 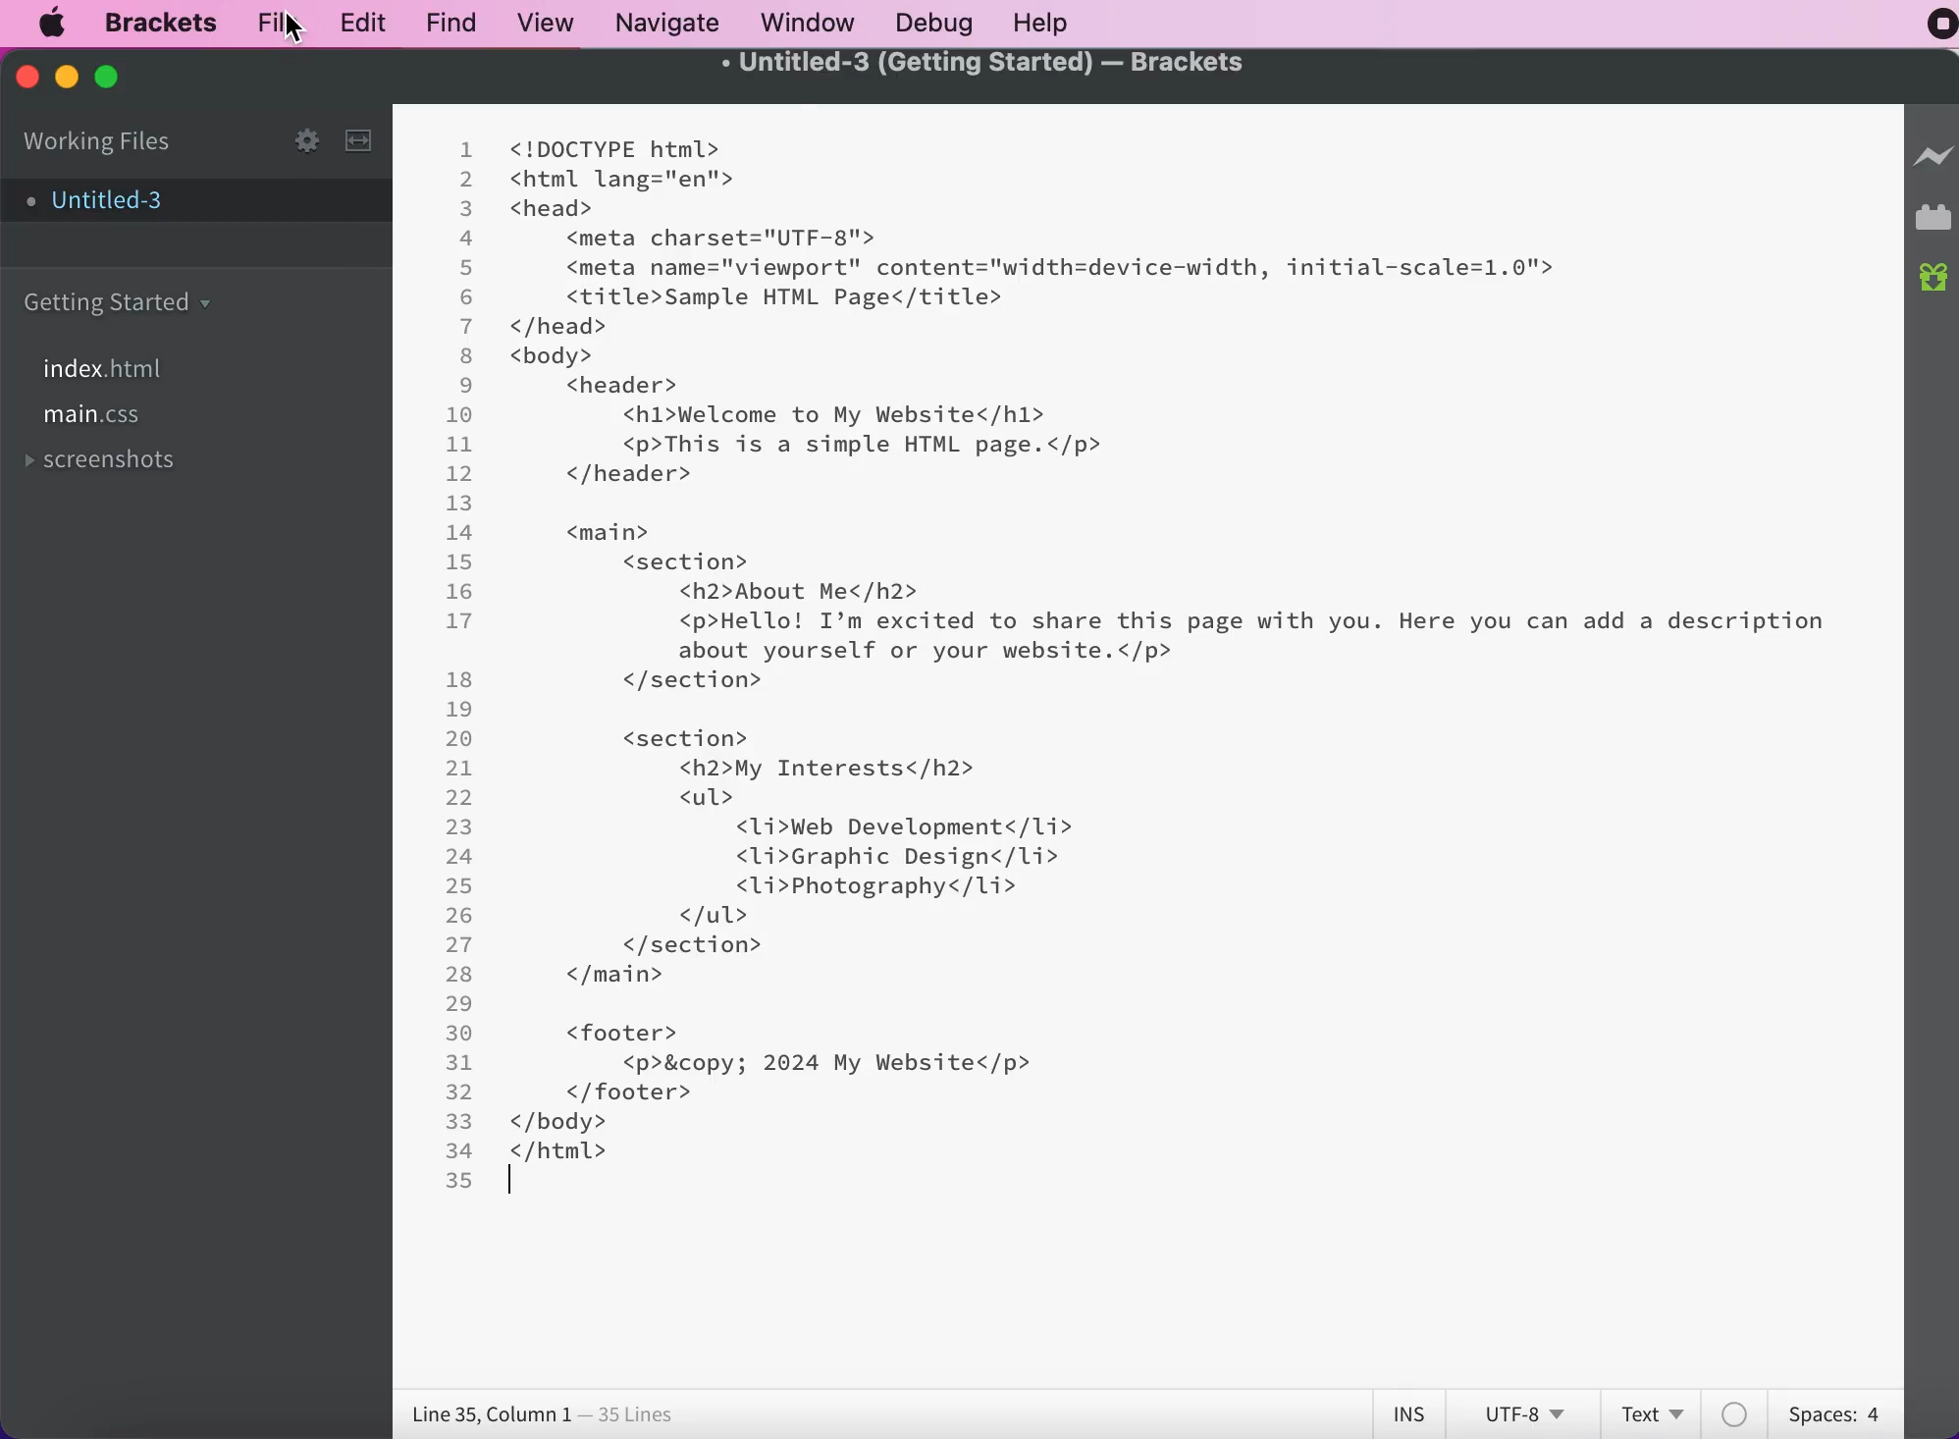 What do you see at coordinates (459, 768) in the screenshot?
I see `21` at bounding box center [459, 768].